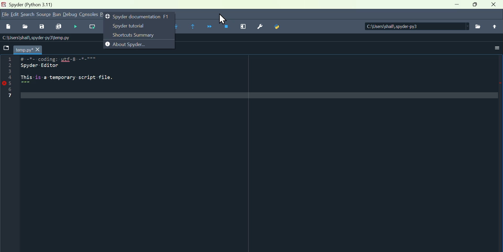 This screenshot has width=503, height=252. Describe the element at coordinates (3, 83) in the screenshot. I see `error icon` at that location.